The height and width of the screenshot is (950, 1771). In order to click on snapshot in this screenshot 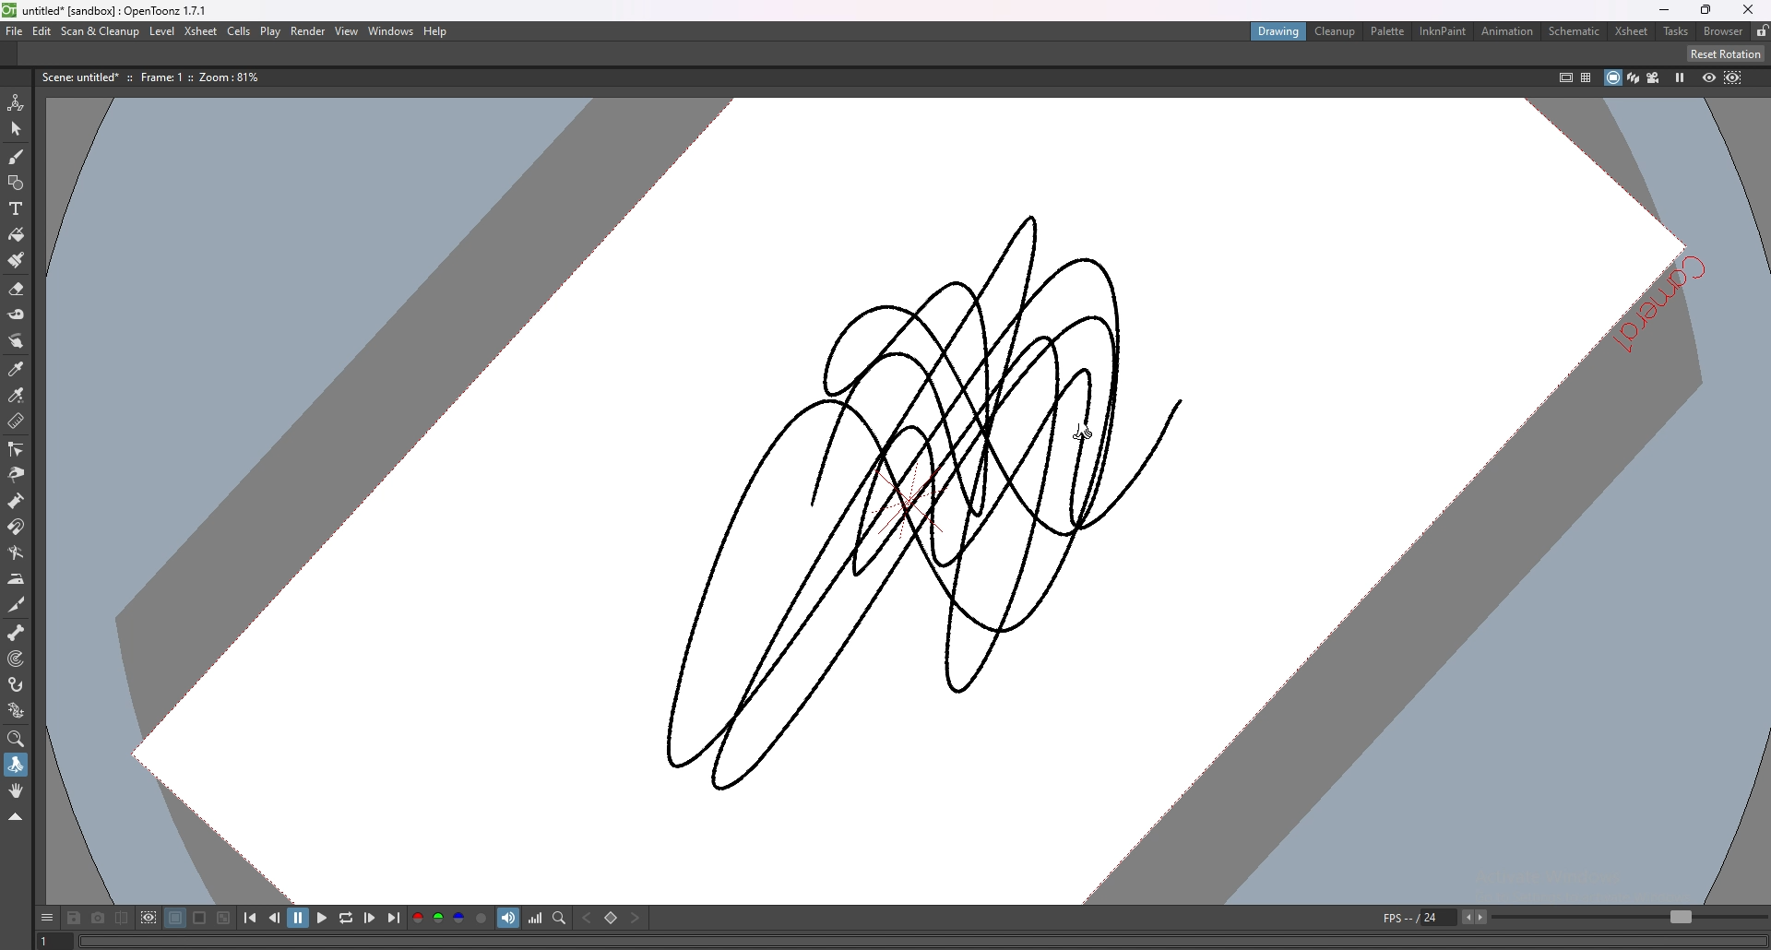, I will do `click(98, 919)`.